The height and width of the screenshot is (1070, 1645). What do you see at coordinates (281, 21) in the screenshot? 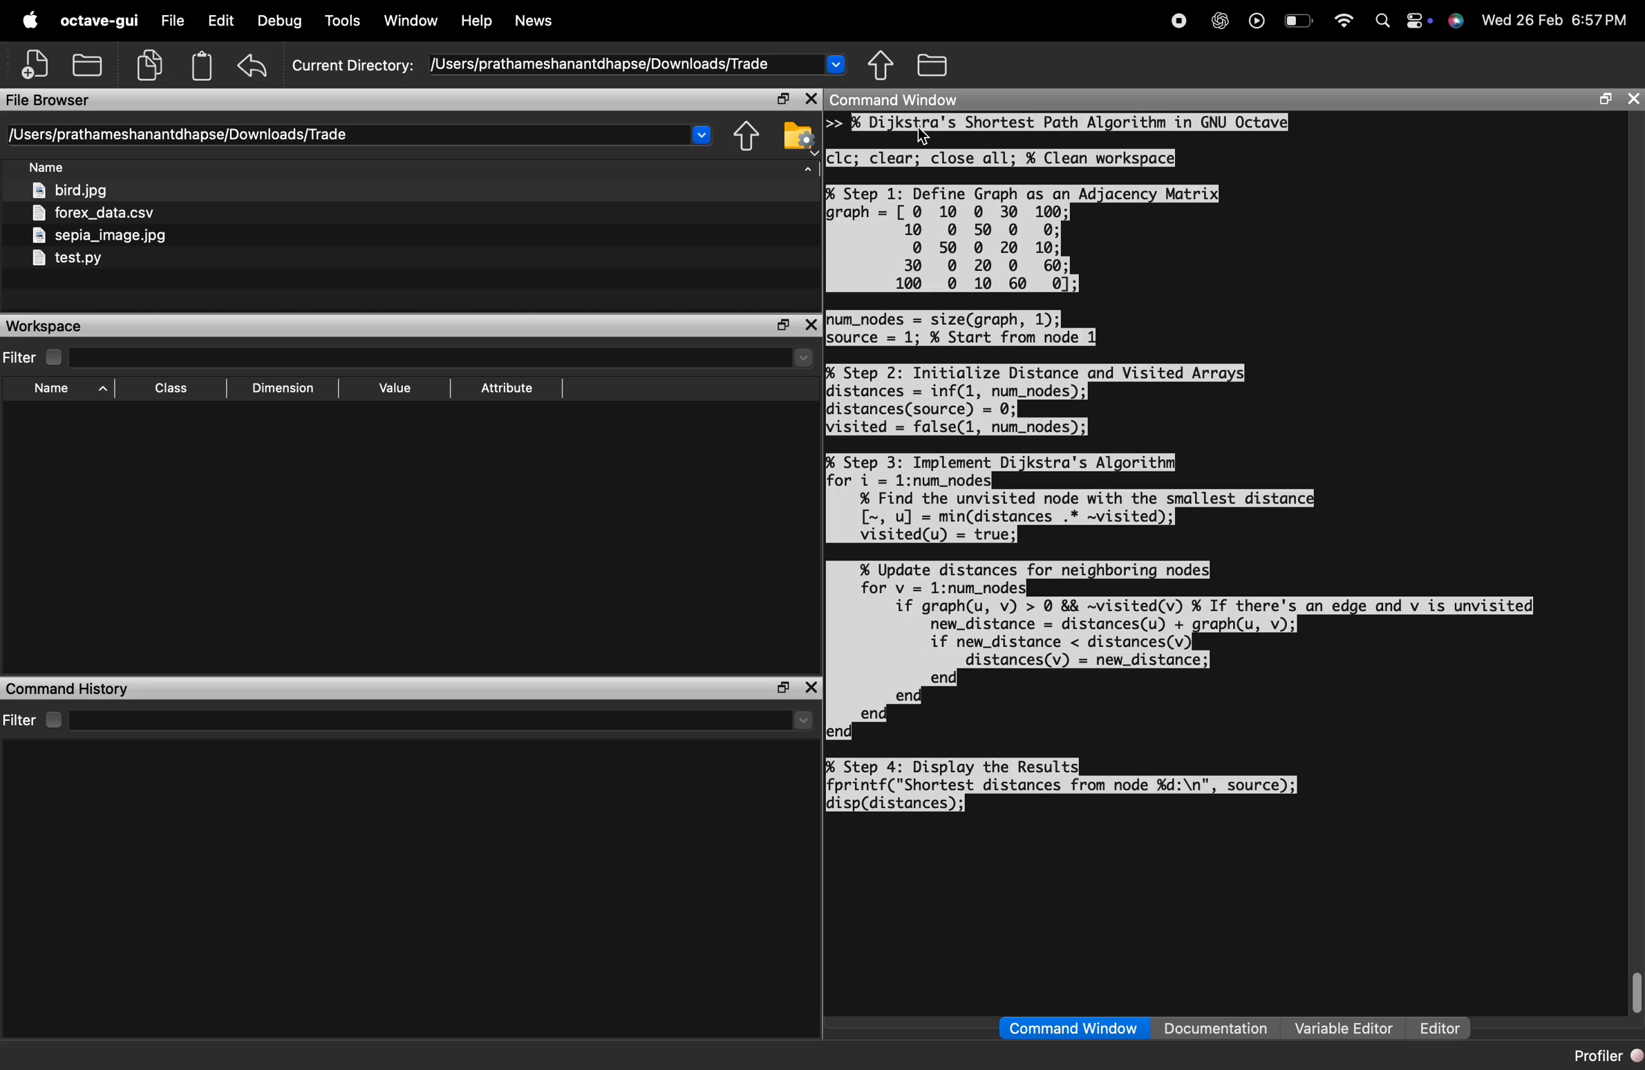
I see `debug` at bounding box center [281, 21].